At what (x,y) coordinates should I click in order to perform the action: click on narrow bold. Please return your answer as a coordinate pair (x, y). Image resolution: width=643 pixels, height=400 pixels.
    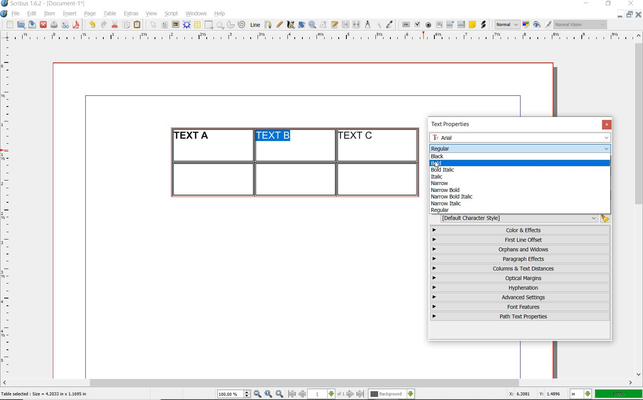
    Looking at the image, I should click on (446, 190).